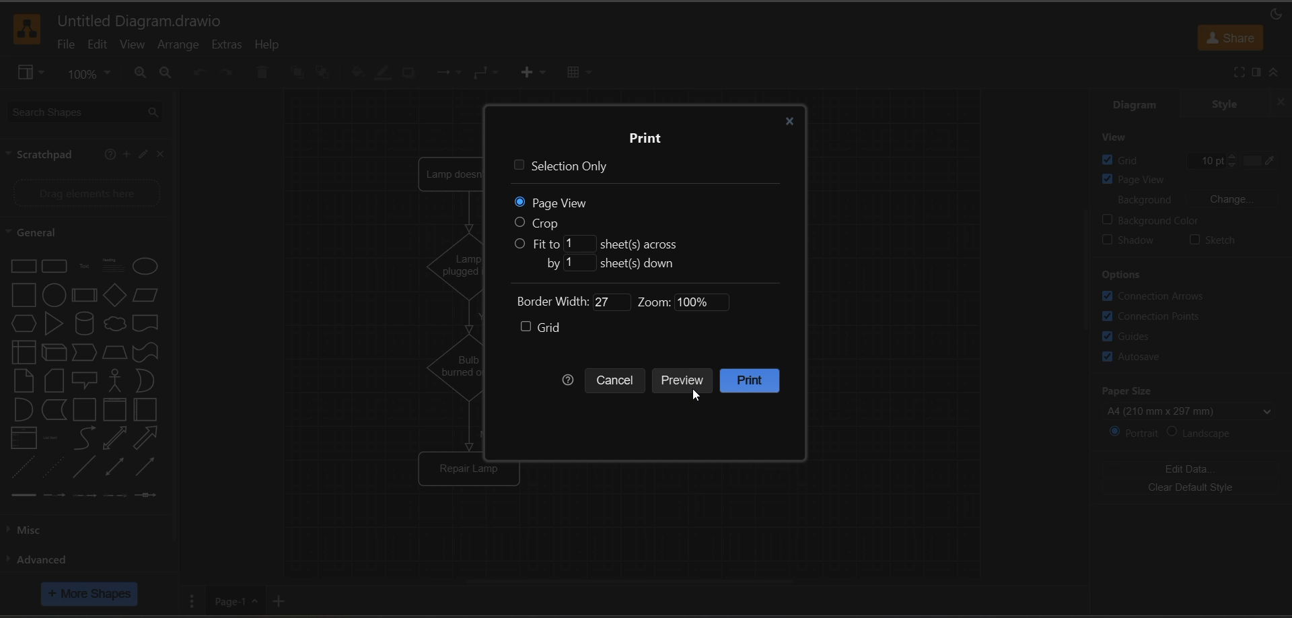 This screenshot has width=1292, height=618. I want to click on insert, so click(532, 73).